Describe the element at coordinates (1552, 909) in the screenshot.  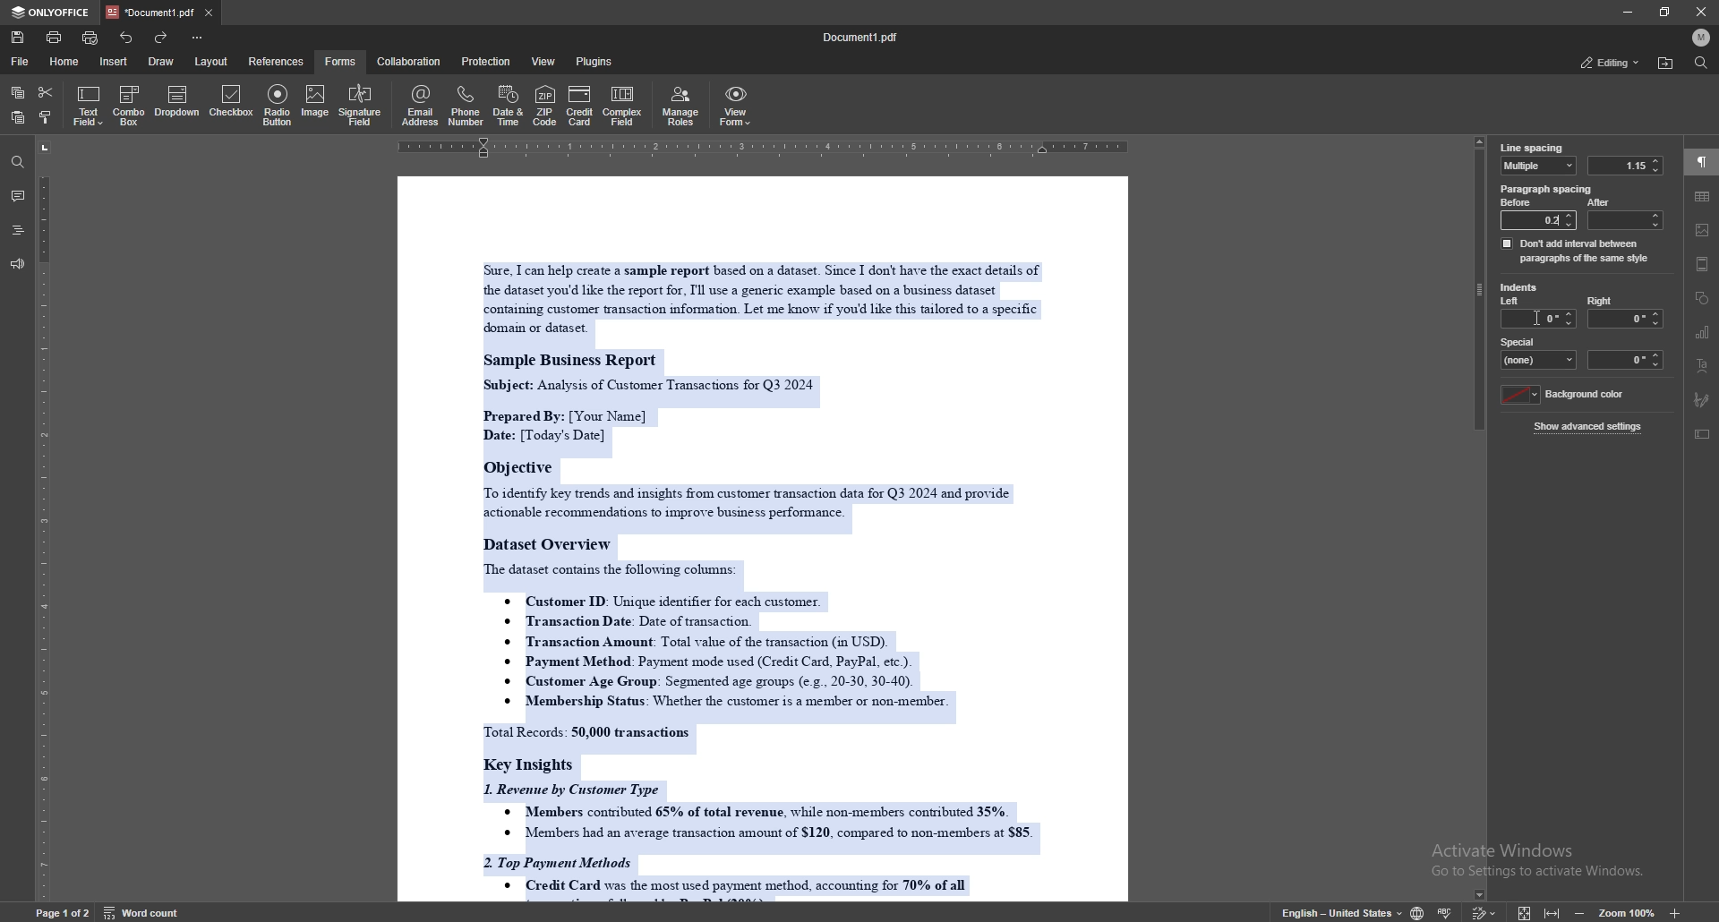
I see `fit to width` at that location.